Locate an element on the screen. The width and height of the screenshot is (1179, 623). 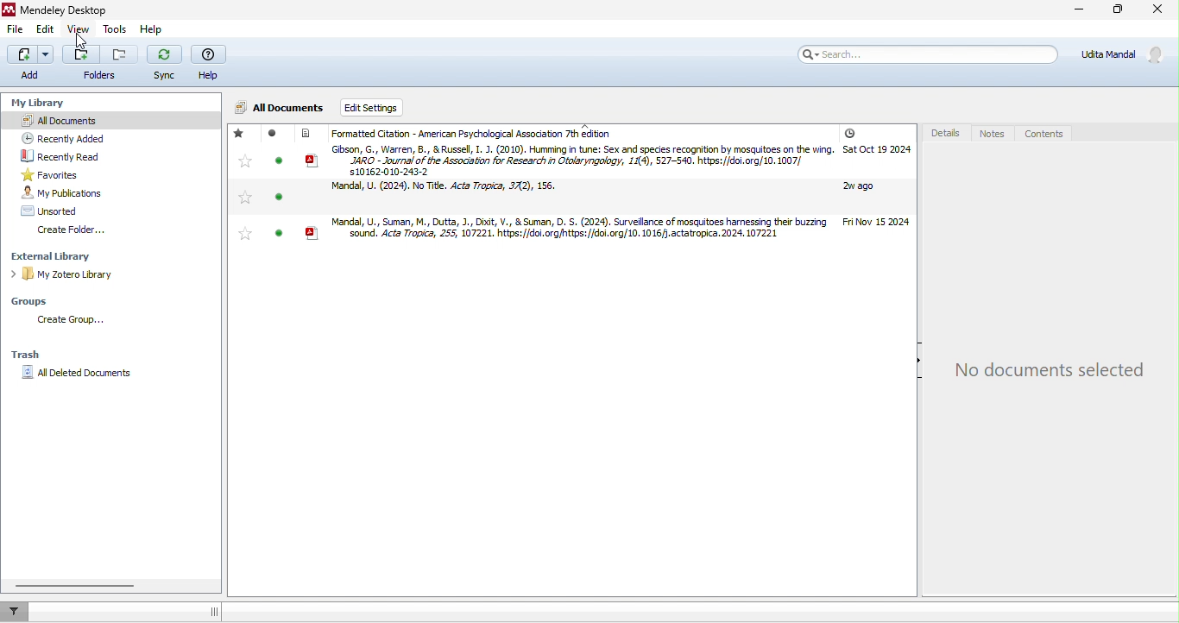
favourites is located at coordinates (243, 188).